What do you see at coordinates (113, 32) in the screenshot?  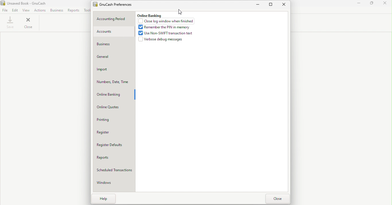 I see `Account` at bounding box center [113, 32].